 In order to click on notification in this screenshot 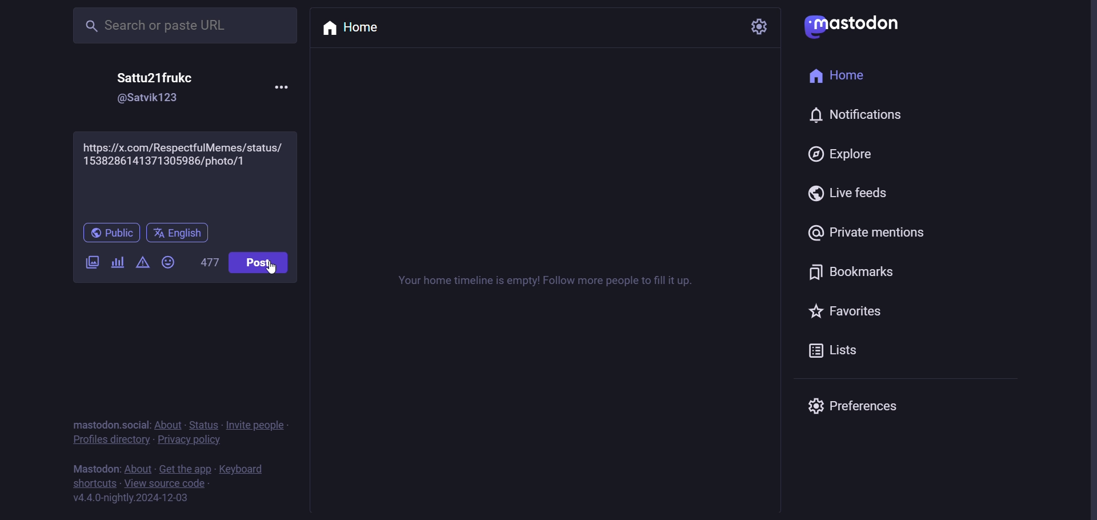, I will do `click(858, 117)`.